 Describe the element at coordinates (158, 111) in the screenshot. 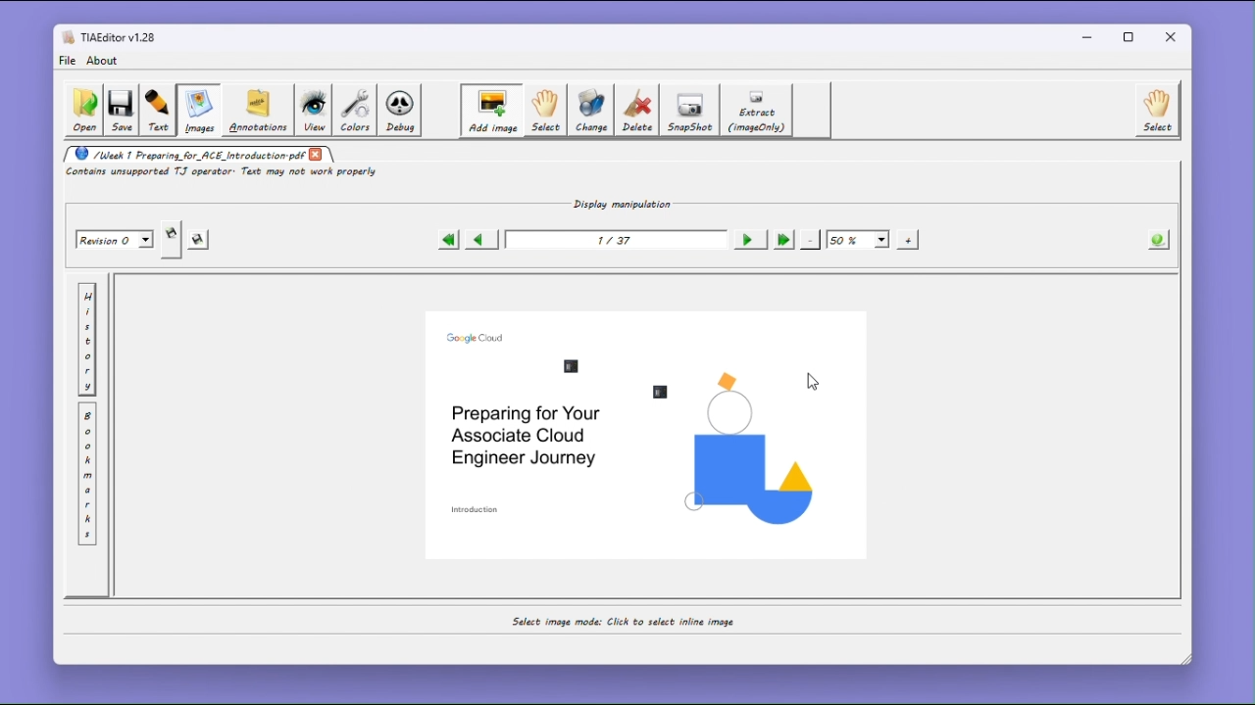

I see `Text` at that location.